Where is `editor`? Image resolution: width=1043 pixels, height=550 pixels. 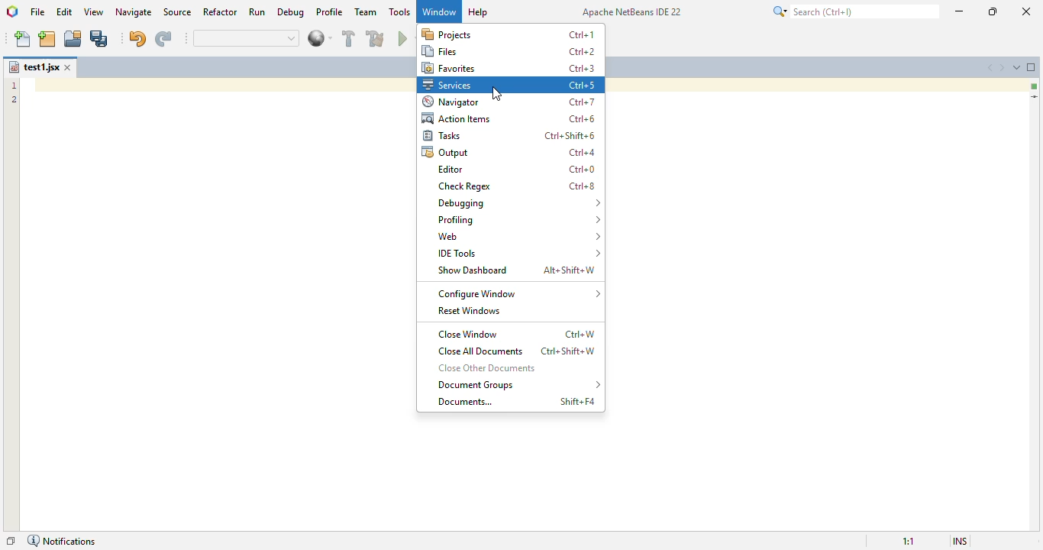 editor is located at coordinates (450, 169).